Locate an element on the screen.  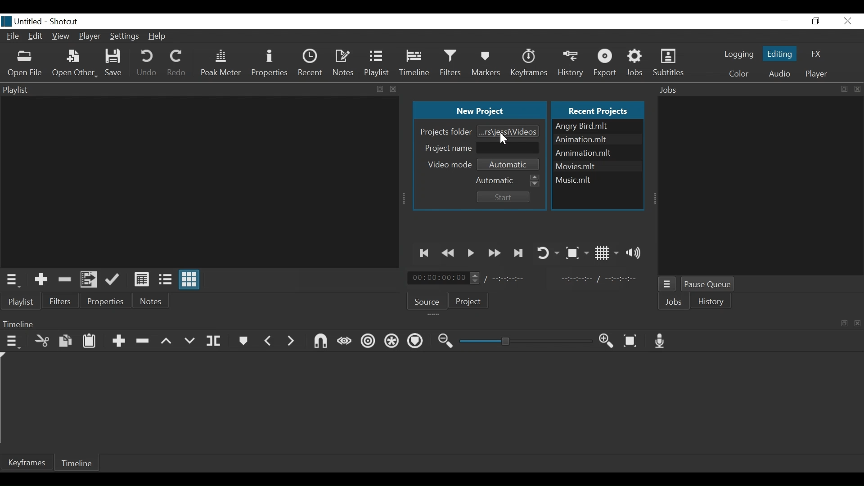
Timeline Panel is located at coordinates (432, 324).